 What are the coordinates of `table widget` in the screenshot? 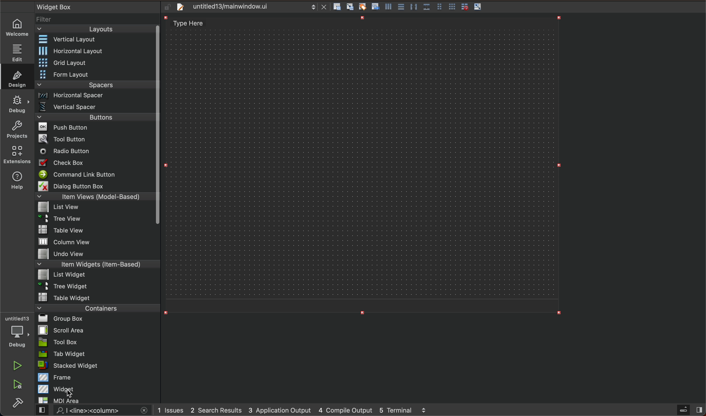 It's located at (97, 297).